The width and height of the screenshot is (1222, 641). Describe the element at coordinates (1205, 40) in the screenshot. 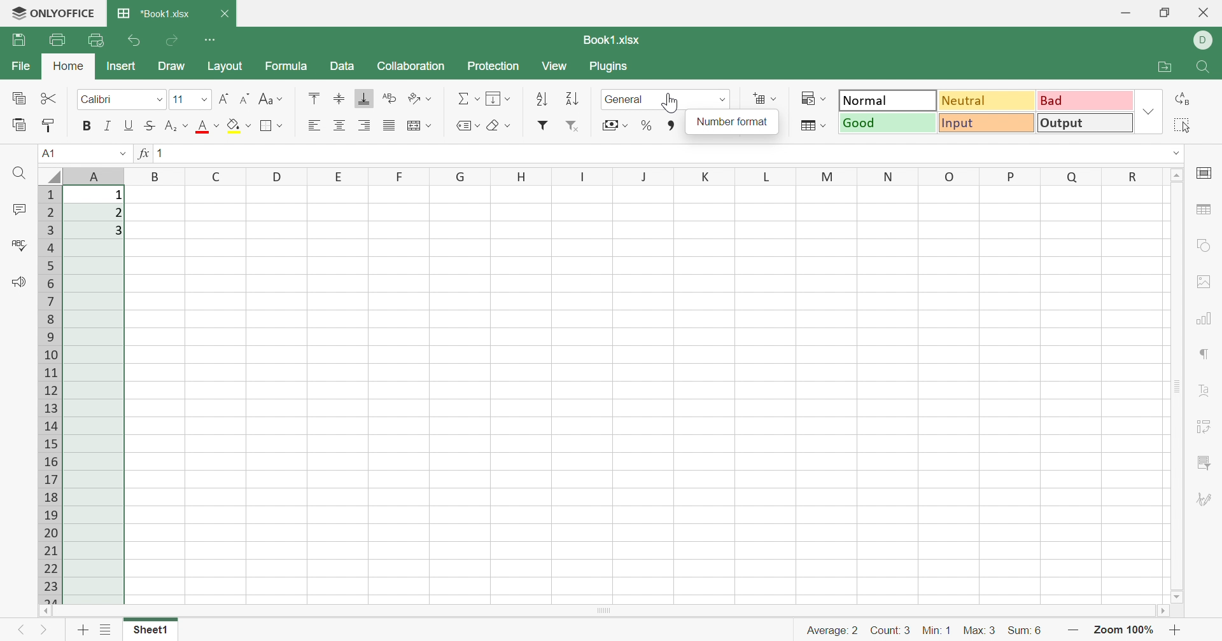

I see `DELL` at that location.